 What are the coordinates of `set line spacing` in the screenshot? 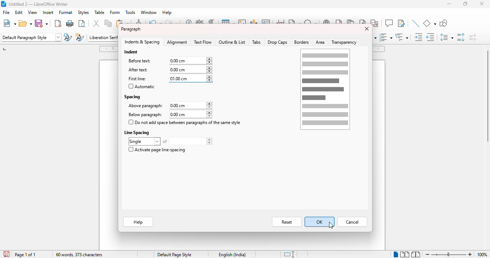 It's located at (447, 37).